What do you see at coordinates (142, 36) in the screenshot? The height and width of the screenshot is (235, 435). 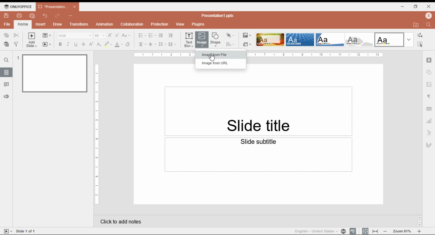 I see `bullets` at bounding box center [142, 36].